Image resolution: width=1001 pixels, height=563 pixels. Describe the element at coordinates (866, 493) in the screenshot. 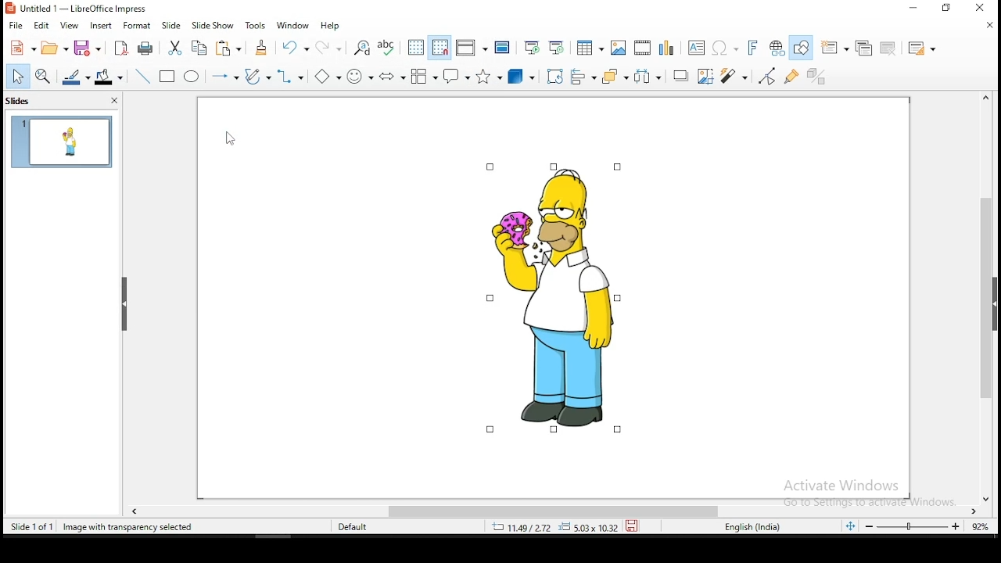

I see `activate windows` at that location.